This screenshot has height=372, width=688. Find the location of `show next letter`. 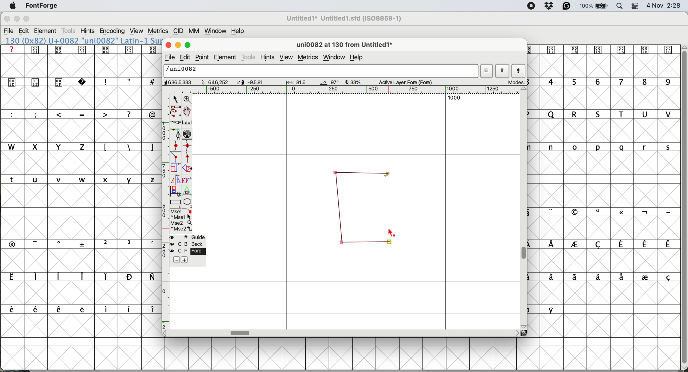

show next letter is located at coordinates (519, 71).